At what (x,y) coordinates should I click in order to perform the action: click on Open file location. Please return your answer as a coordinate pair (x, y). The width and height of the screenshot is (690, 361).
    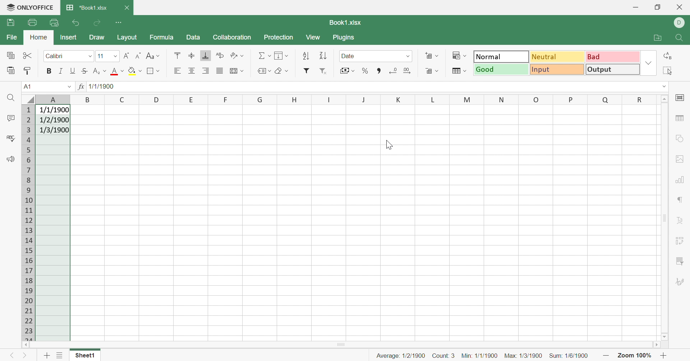
    Looking at the image, I should click on (657, 38).